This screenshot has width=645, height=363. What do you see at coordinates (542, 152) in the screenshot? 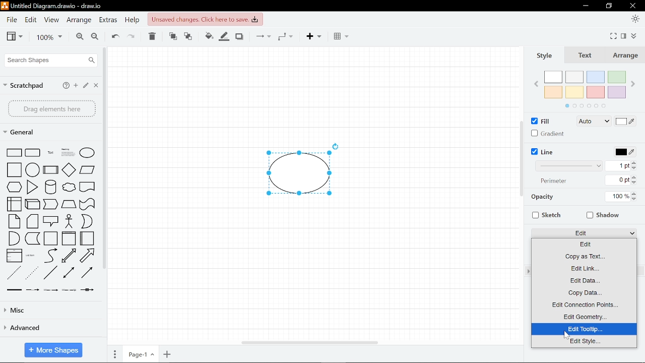
I see `Line` at bounding box center [542, 152].